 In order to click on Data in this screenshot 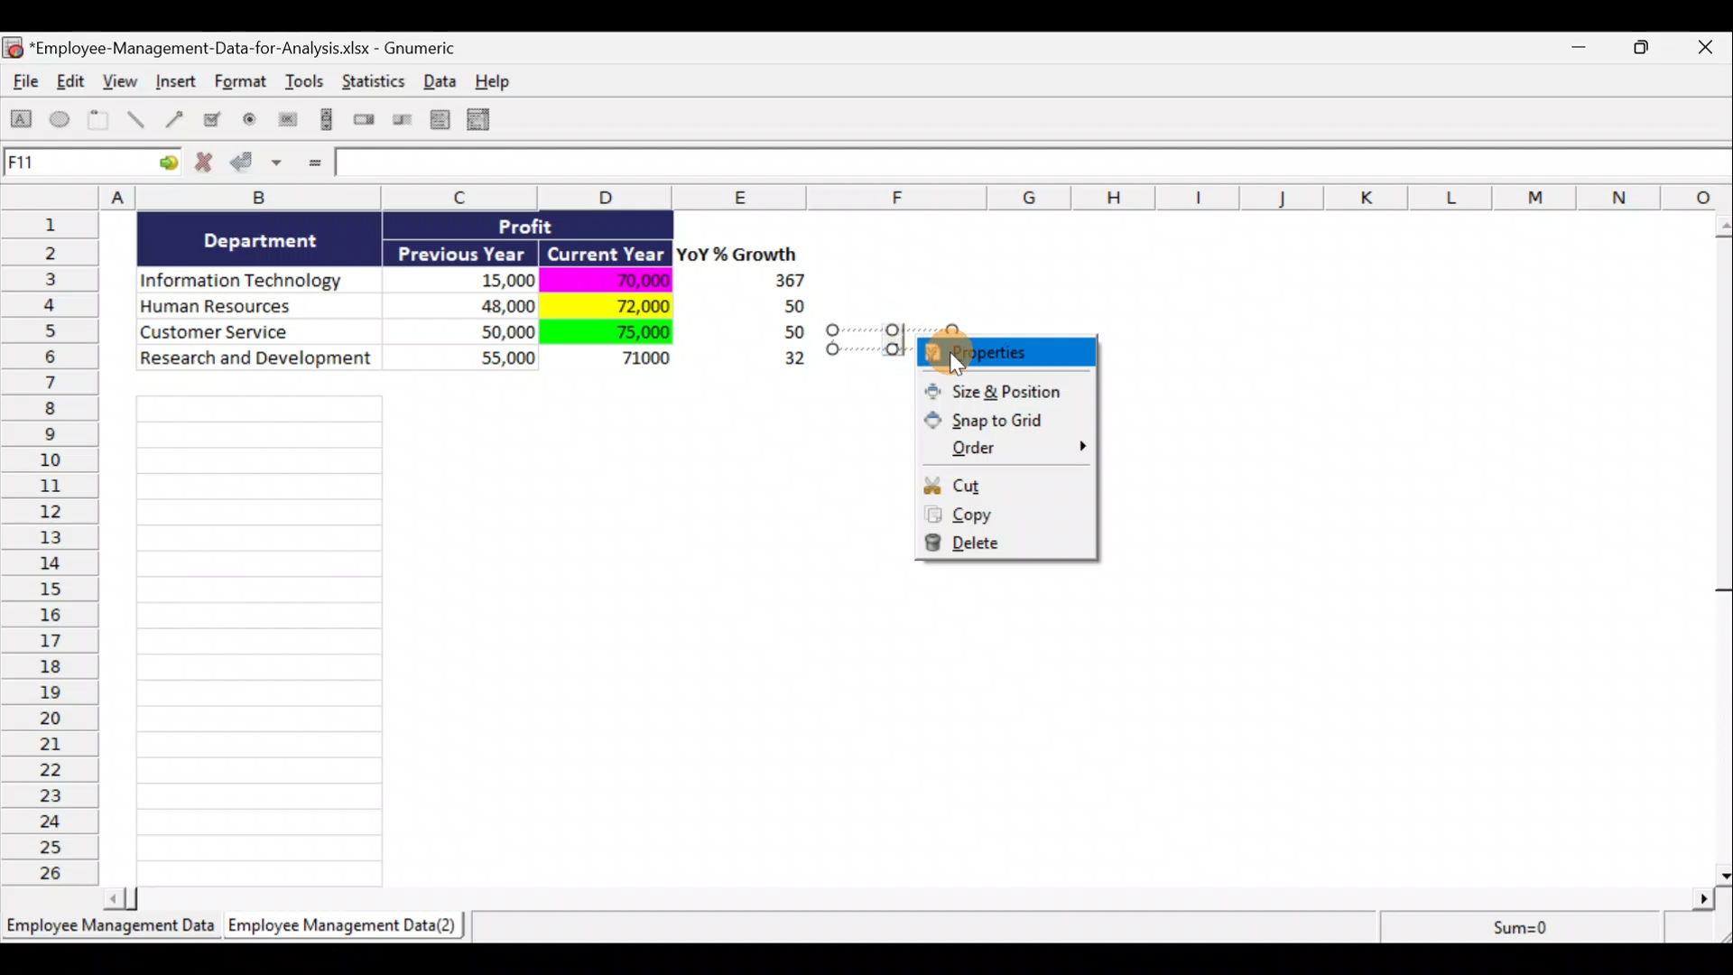, I will do `click(445, 80)`.